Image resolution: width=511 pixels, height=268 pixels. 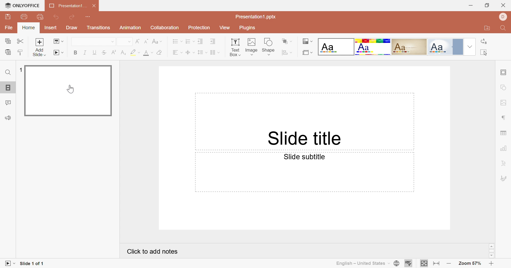 I want to click on Scroll Bar, so click(x=491, y=250).